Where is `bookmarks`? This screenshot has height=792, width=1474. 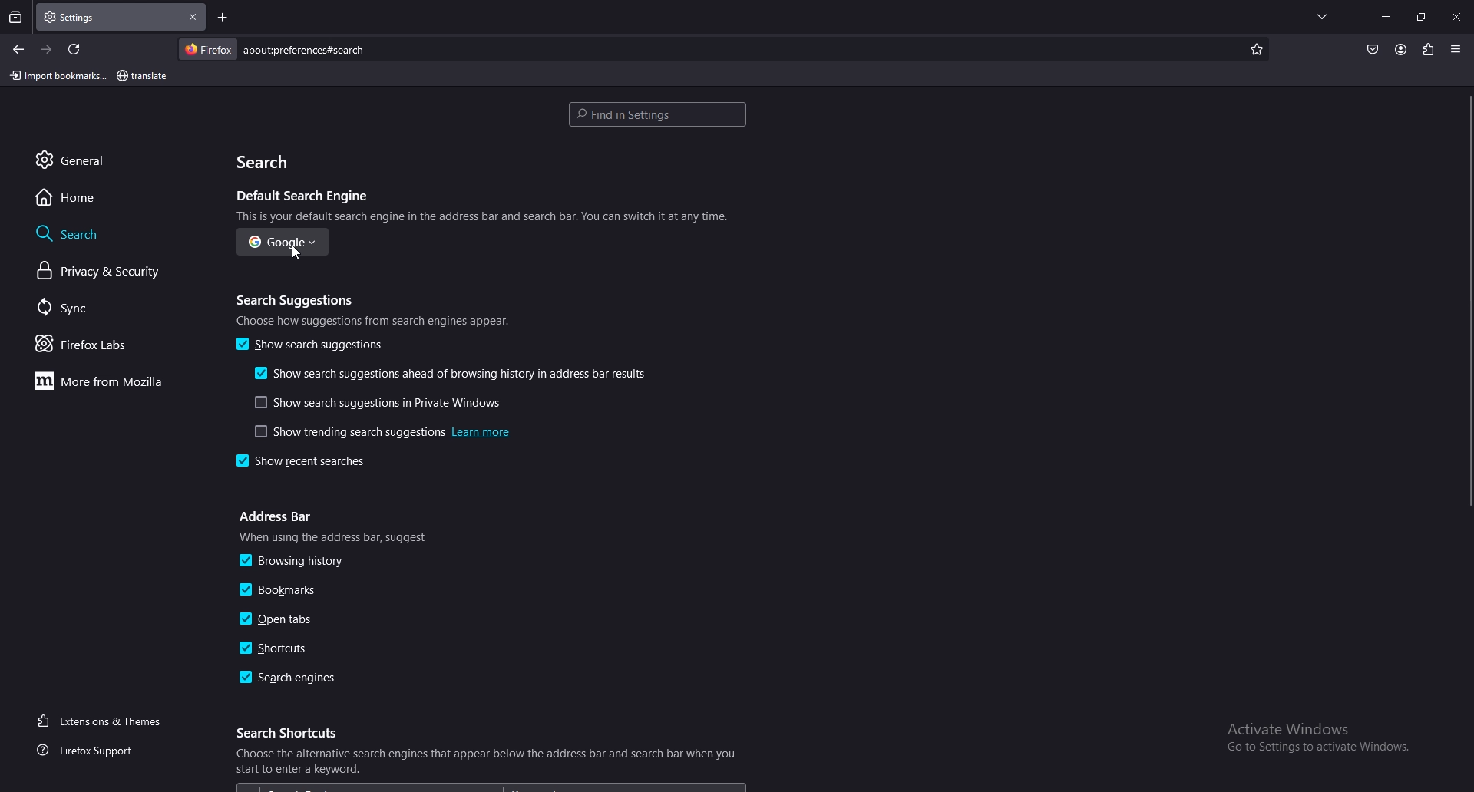
bookmarks is located at coordinates (293, 590).